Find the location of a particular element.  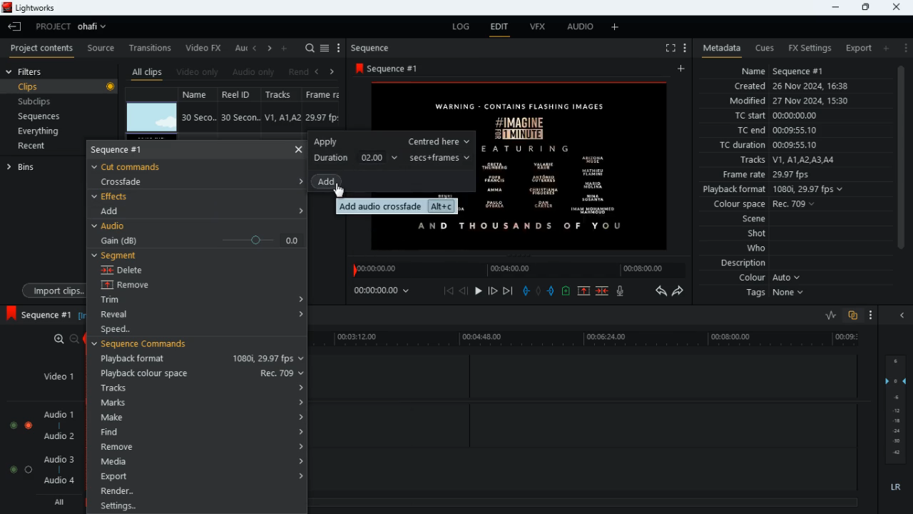

rate is located at coordinates (826, 316).